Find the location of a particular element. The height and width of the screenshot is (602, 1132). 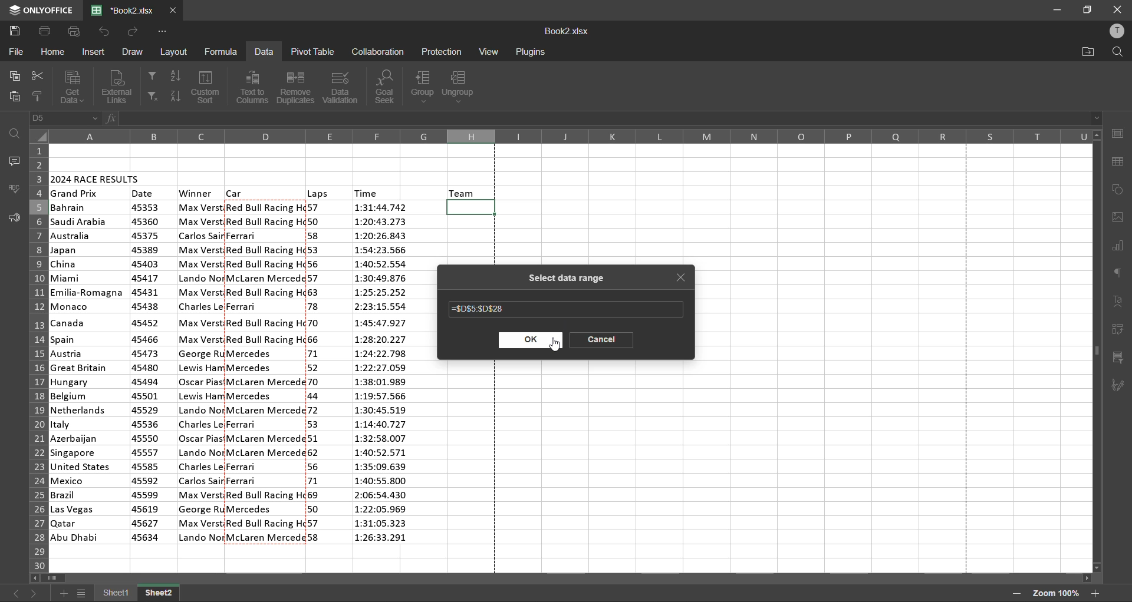

previous is located at coordinates (15, 593).